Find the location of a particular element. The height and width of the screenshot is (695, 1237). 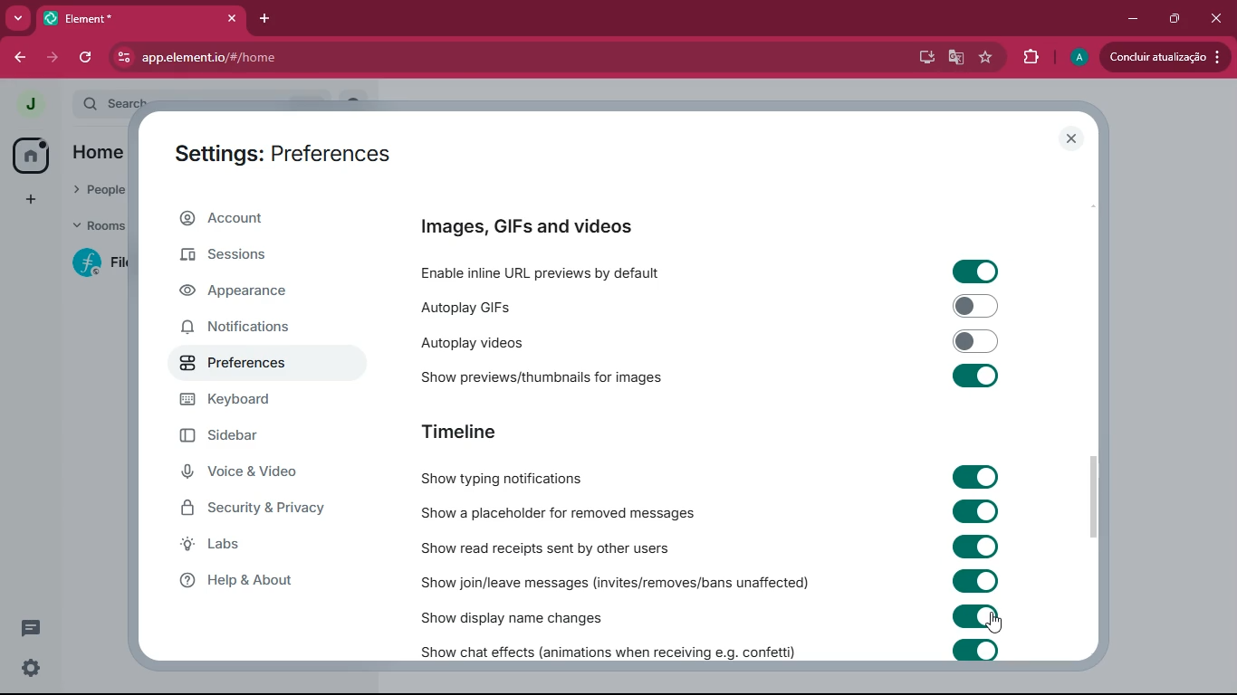

toggle on/off is located at coordinates (976, 271).